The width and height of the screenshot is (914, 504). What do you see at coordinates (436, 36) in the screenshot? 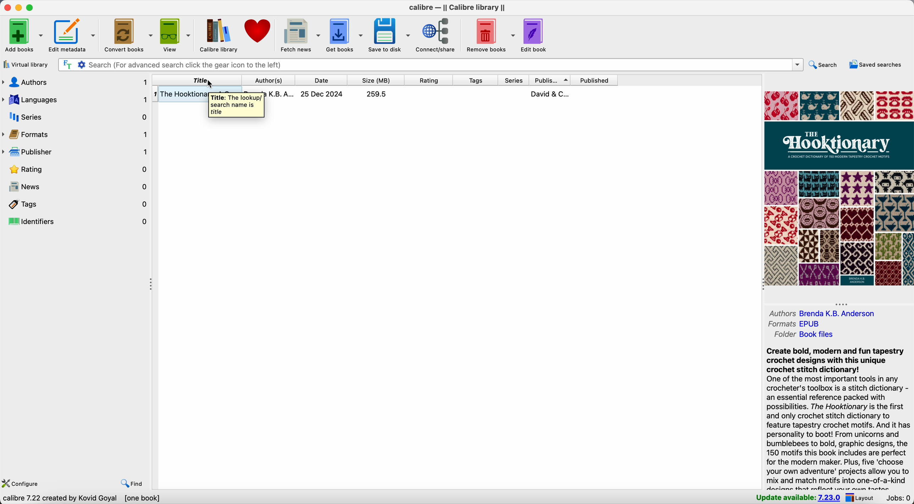
I see `connect/share` at bounding box center [436, 36].